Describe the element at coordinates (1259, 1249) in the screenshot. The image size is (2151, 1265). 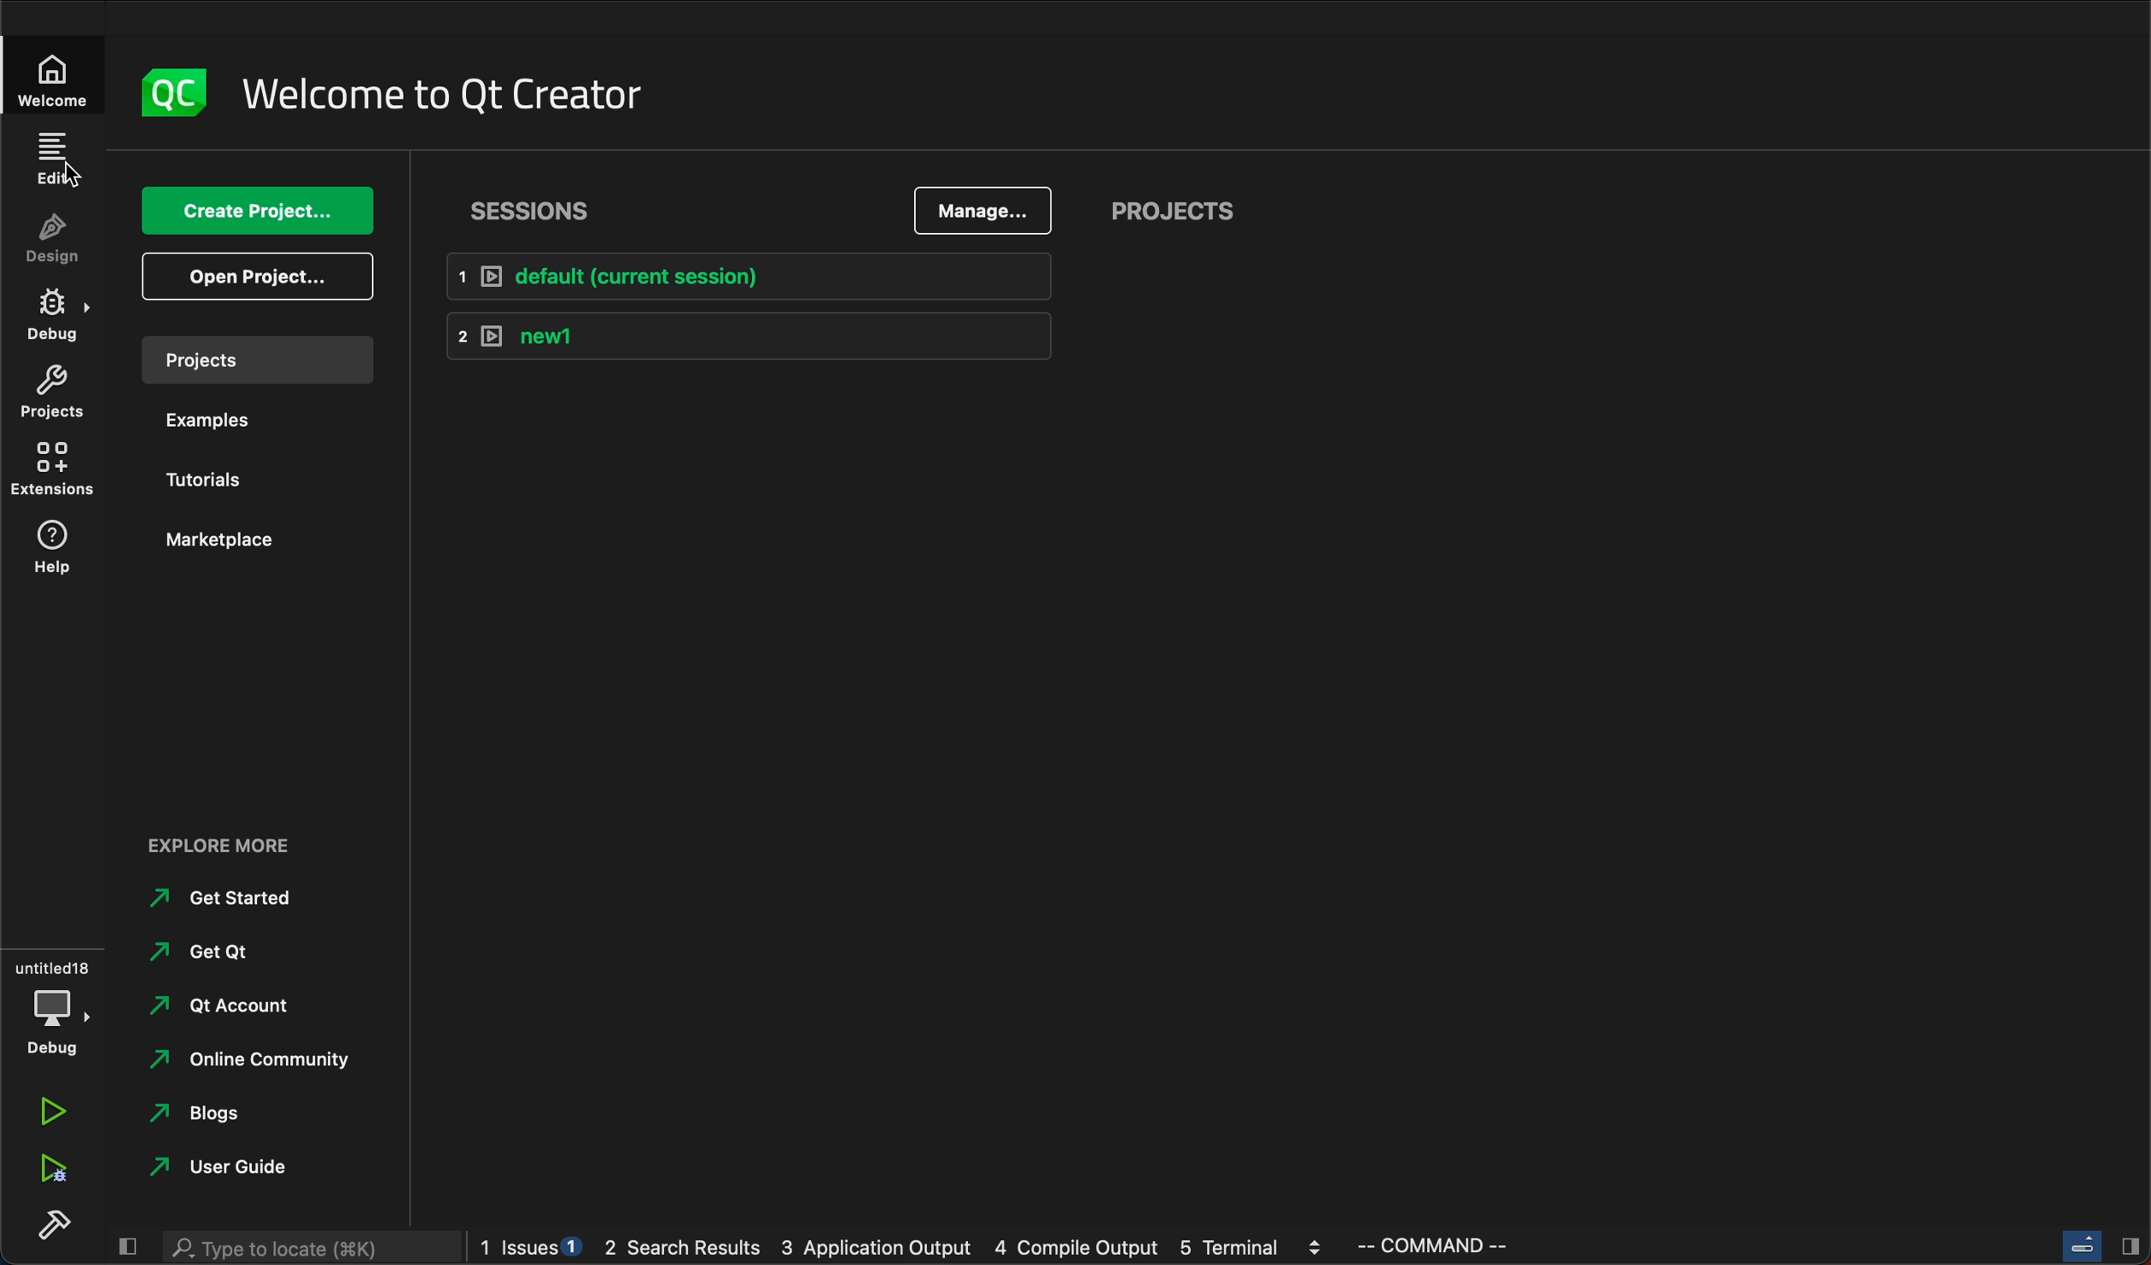
I see `terminal` at that location.